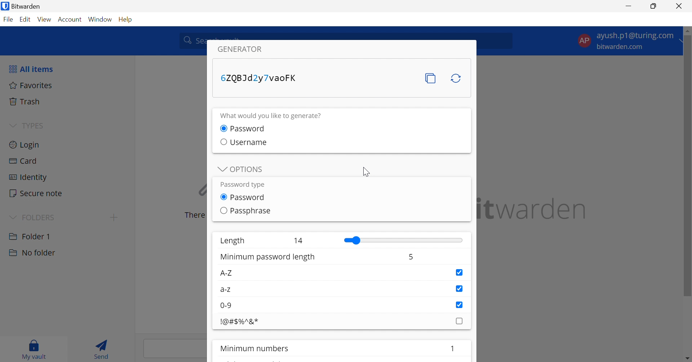 This screenshot has width=692, height=362. What do you see at coordinates (410, 258) in the screenshot?
I see `5` at bounding box center [410, 258].